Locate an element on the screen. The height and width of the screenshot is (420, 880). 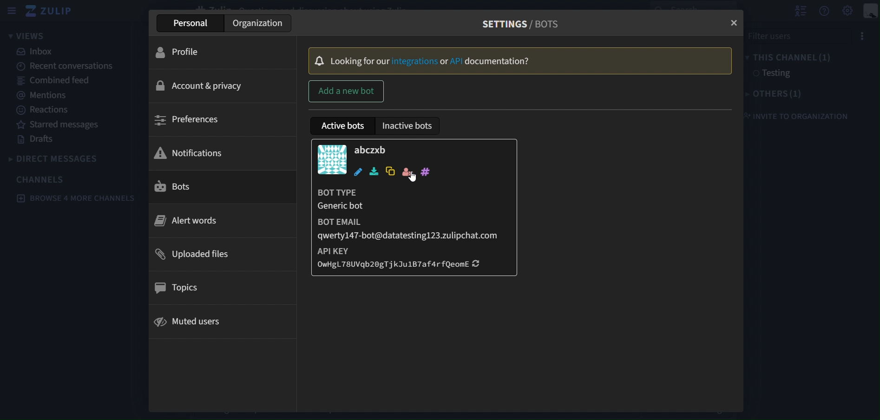
organisation is located at coordinates (259, 23).